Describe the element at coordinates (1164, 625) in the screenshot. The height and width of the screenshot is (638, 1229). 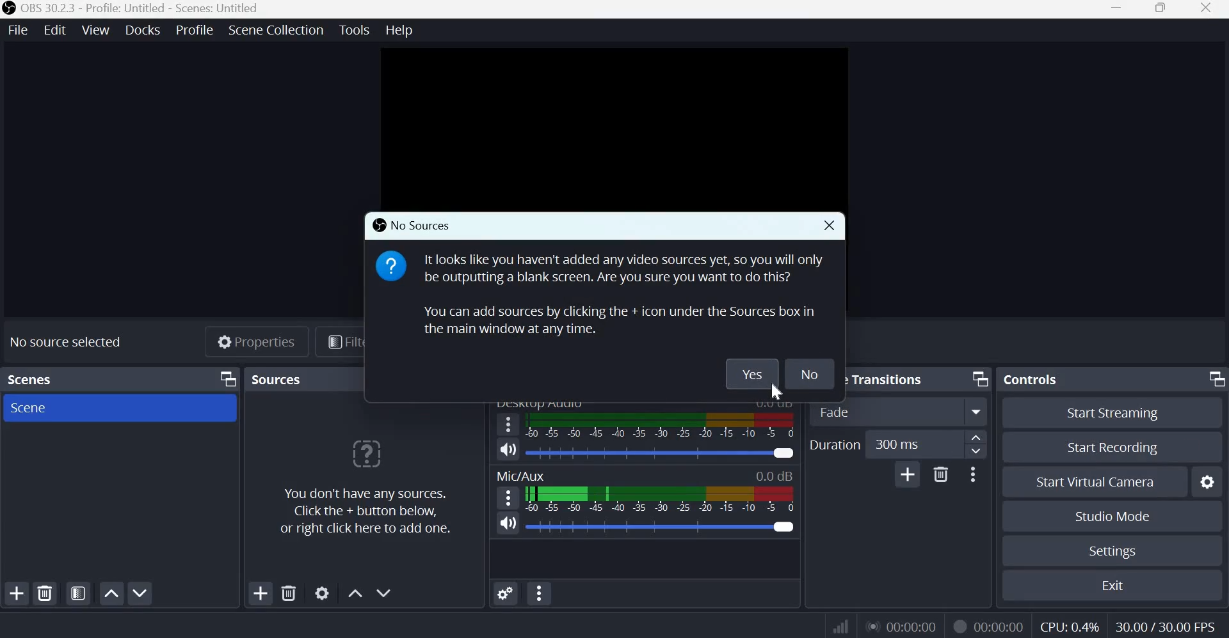
I see `30.00/30.00 FPS` at that location.